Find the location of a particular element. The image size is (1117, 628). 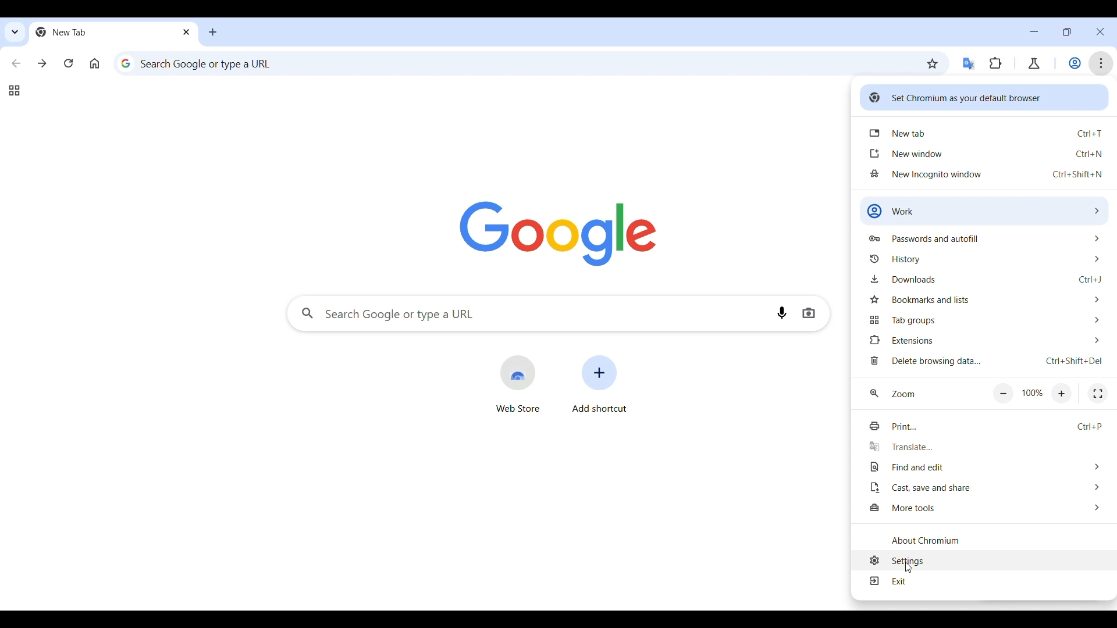

Chrome labs is located at coordinates (1034, 64).